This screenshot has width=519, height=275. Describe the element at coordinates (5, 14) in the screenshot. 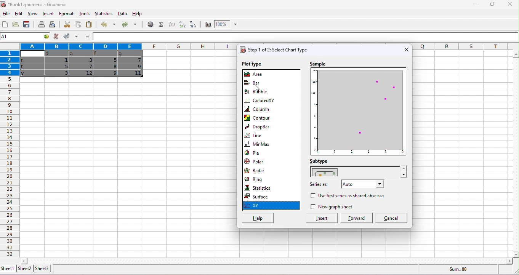

I see `file` at that location.